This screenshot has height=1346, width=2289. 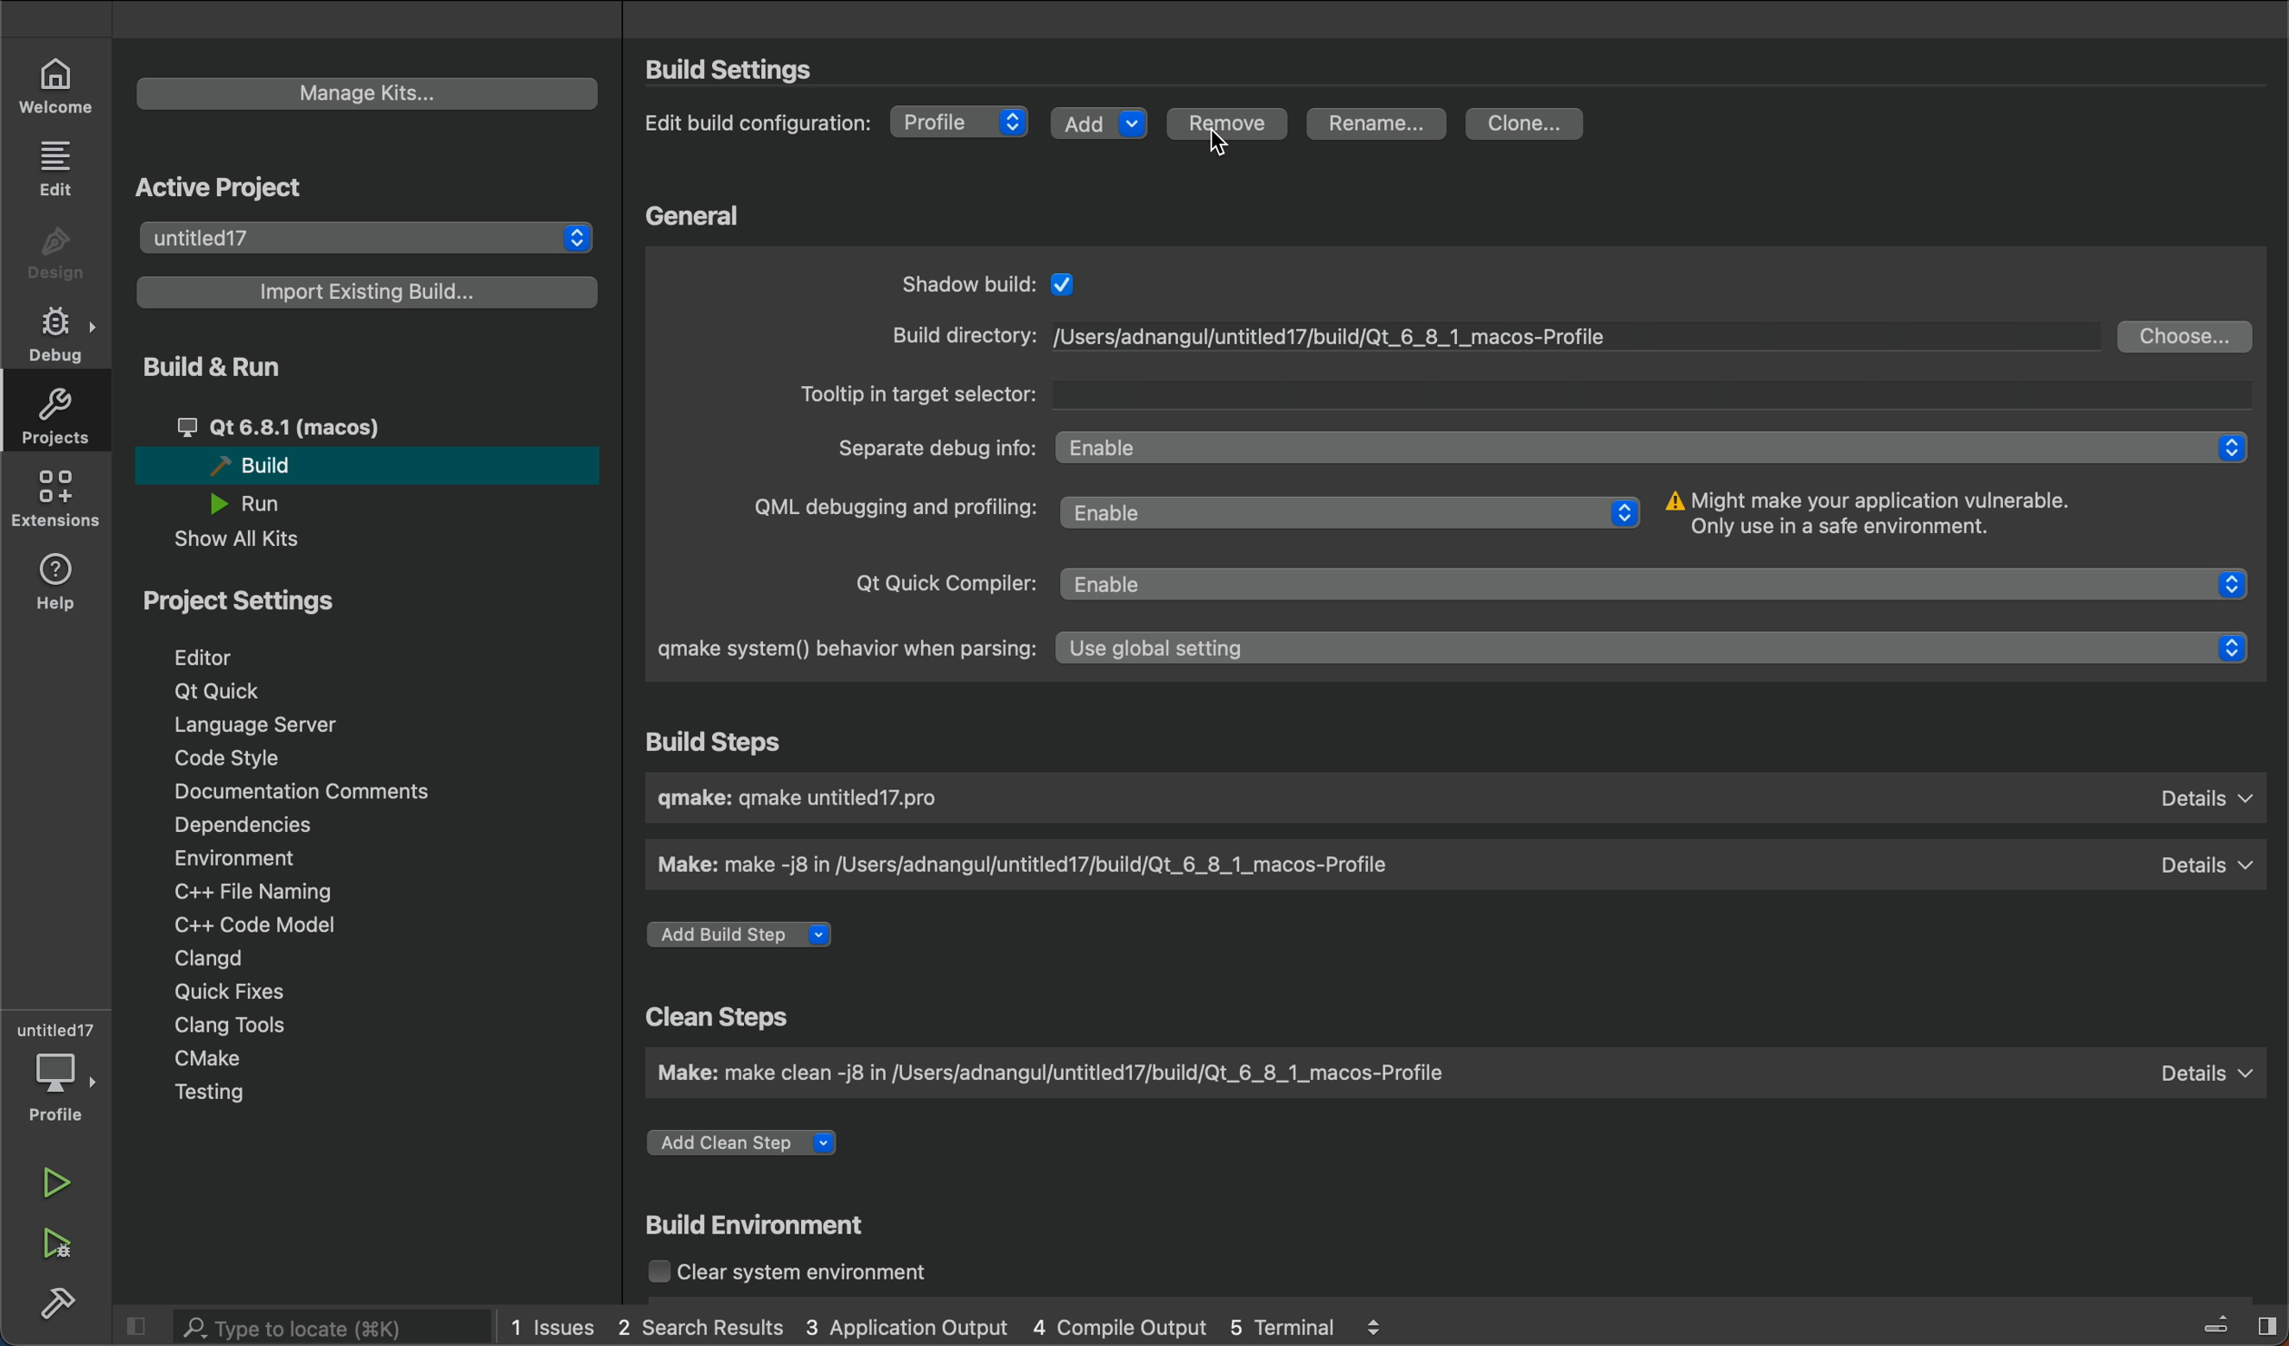 I want to click on clean step, so click(x=1055, y=1075).